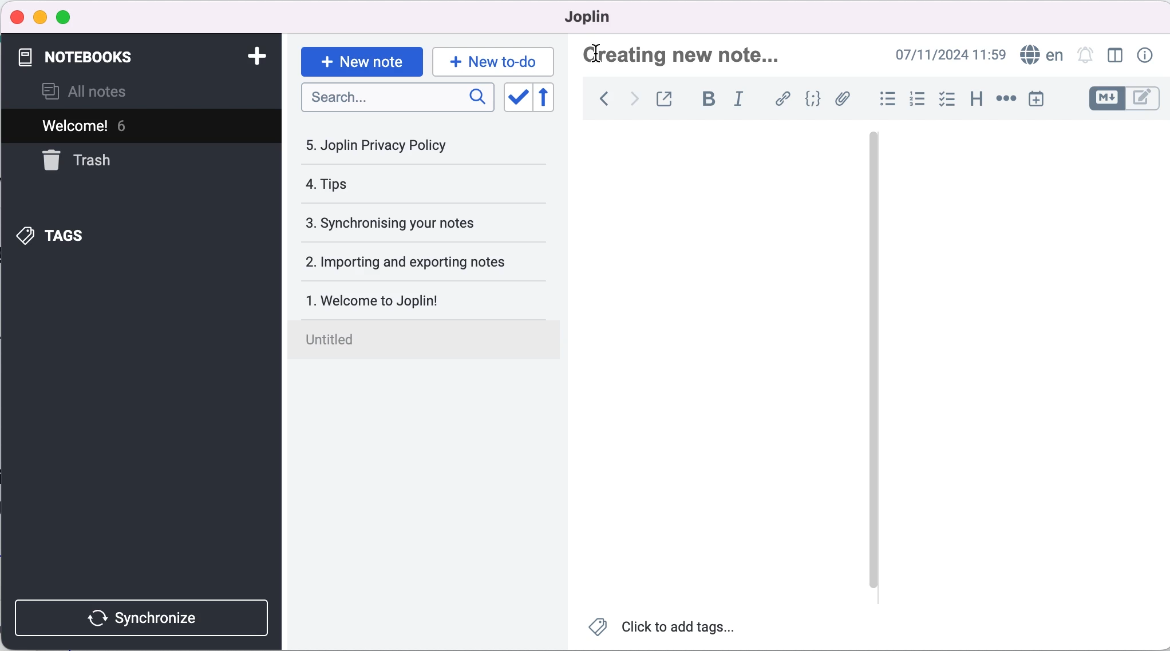 The image size is (1170, 651). Describe the element at coordinates (1115, 56) in the screenshot. I see `toggle editor layout` at that location.